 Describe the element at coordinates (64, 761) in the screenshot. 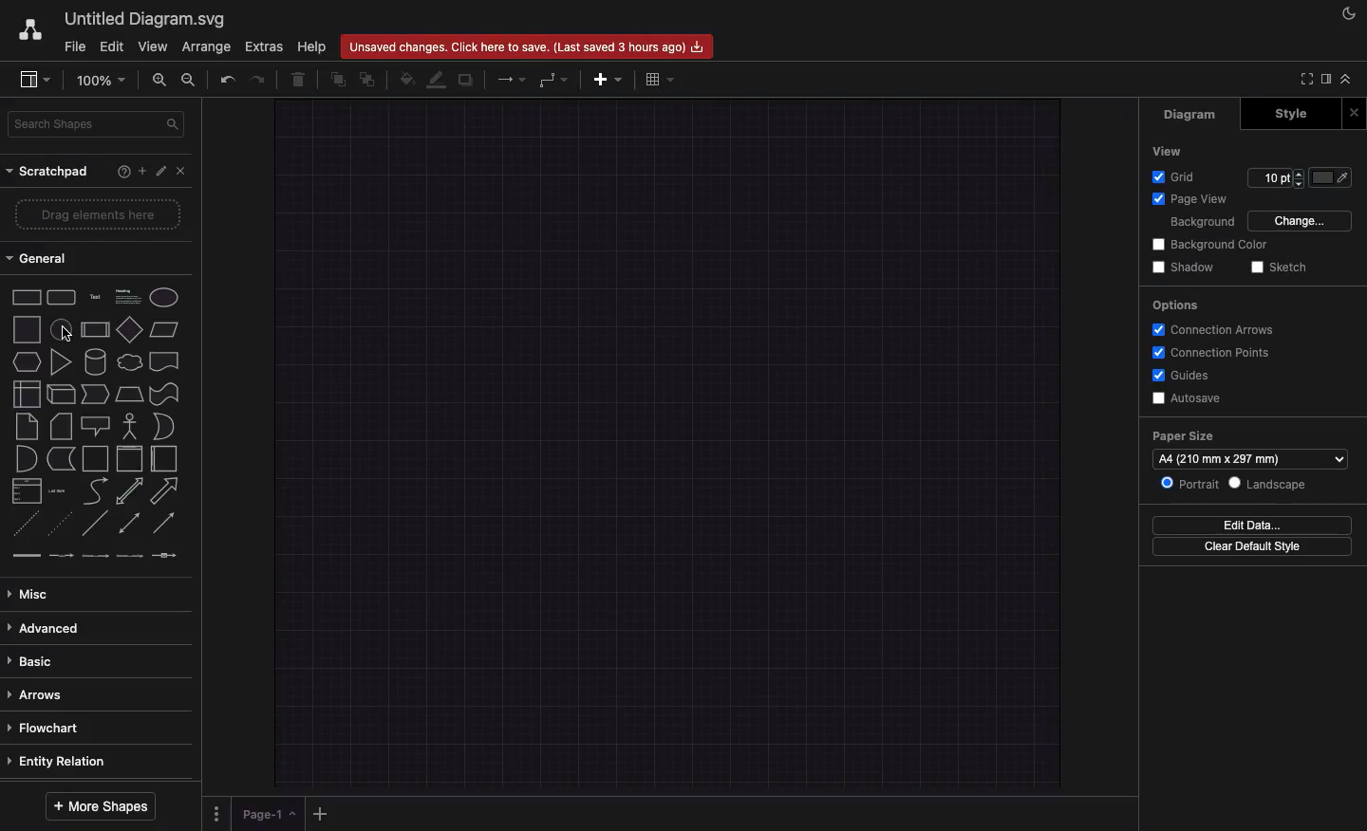

I see `Entity rotation` at that location.